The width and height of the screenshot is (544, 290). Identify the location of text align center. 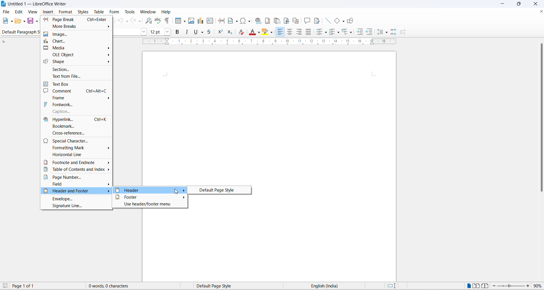
(300, 32).